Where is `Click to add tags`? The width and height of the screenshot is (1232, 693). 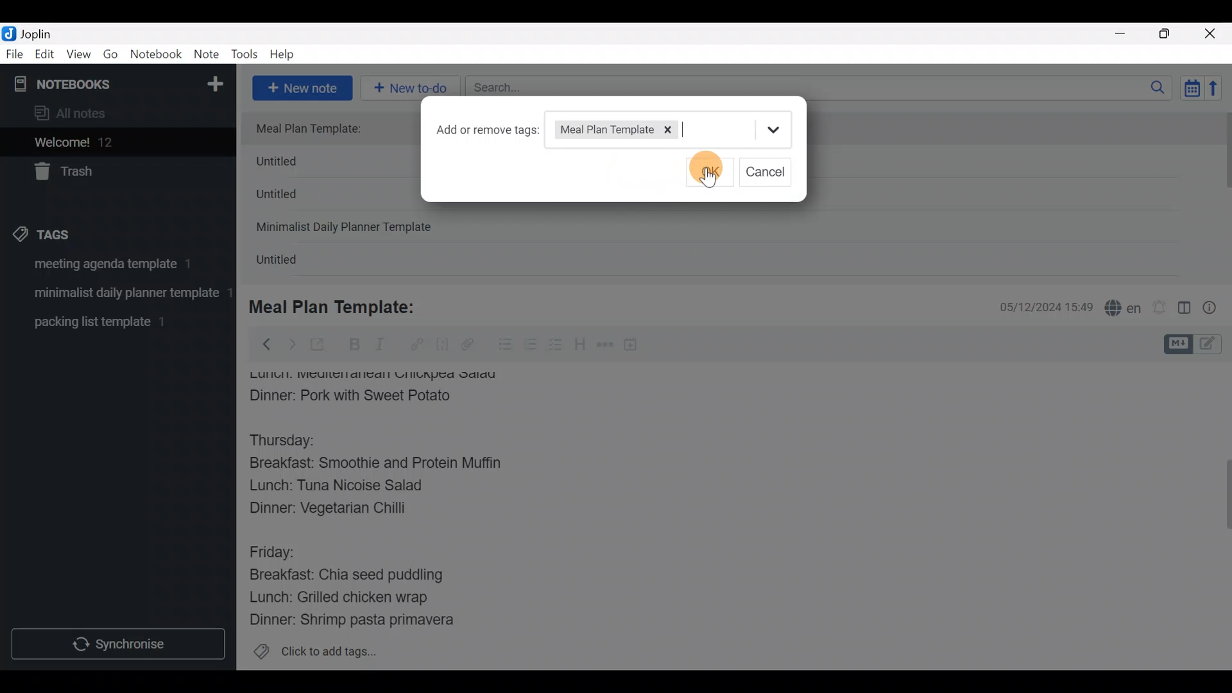 Click to add tags is located at coordinates (314, 656).